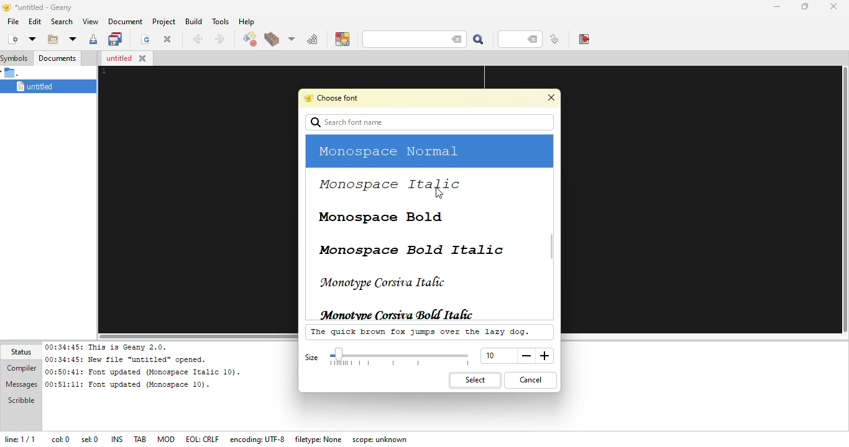 The width and height of the screenshot is (849, 447). What do you see at coordinates (246, 22) in the screenshot?
I see `help` at bounding box center [246, 22].